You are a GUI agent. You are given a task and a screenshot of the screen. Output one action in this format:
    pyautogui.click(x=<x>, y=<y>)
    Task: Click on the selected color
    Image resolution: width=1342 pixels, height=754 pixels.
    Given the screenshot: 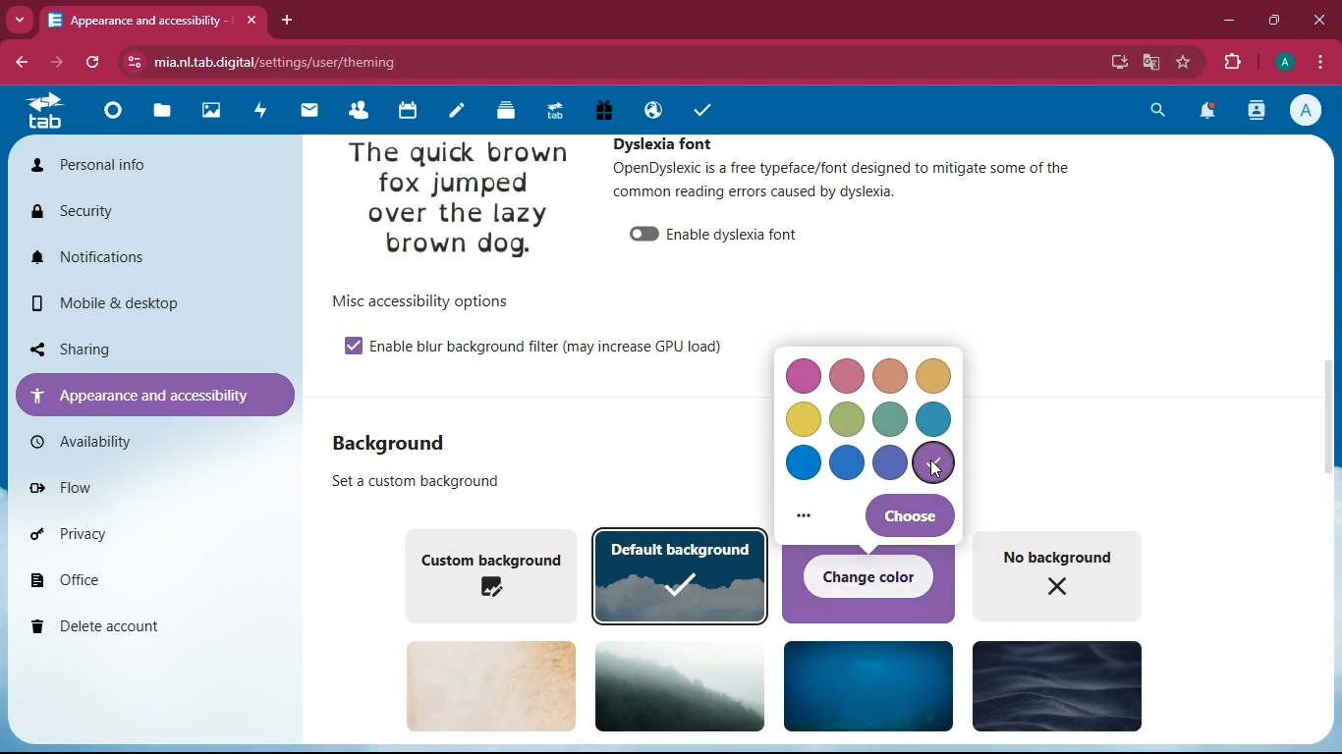 What is the action you would take?
    pyautogui.click(x=934, y=464)
    